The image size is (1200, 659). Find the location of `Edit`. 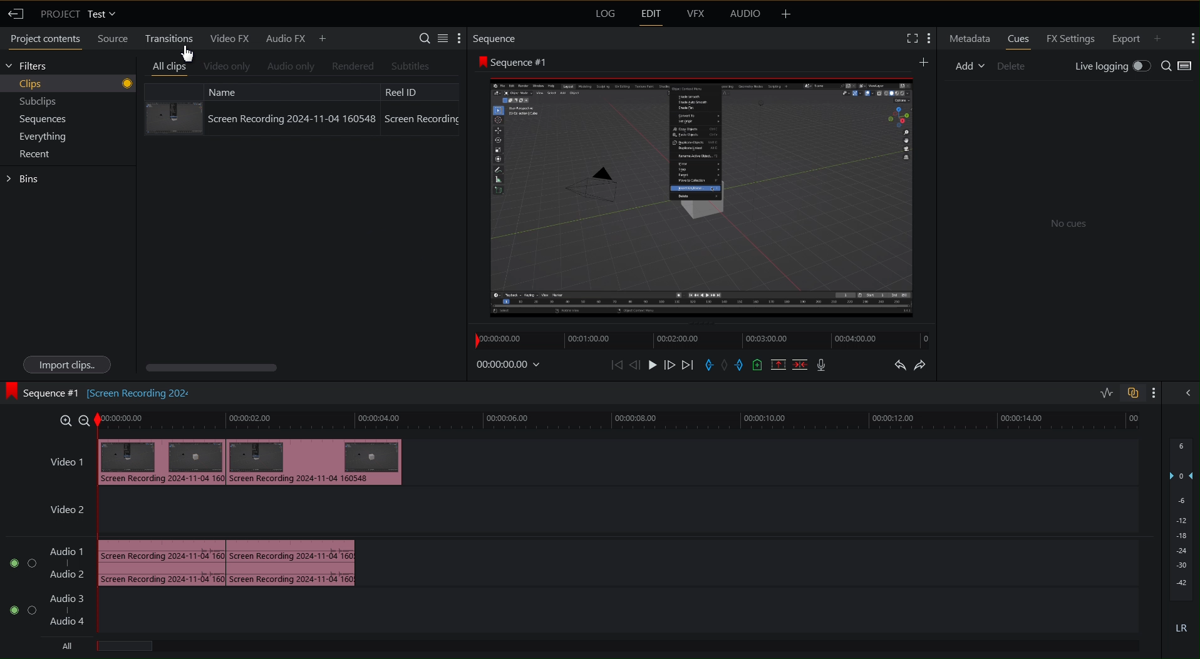

Edit is located at coordinates (649, 15).